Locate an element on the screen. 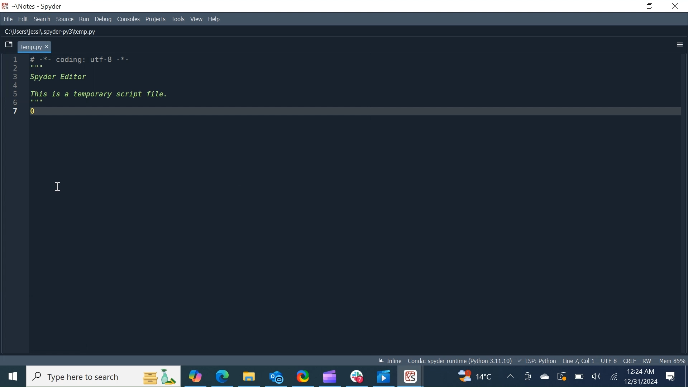  Record is located at coordinates (510, 376).